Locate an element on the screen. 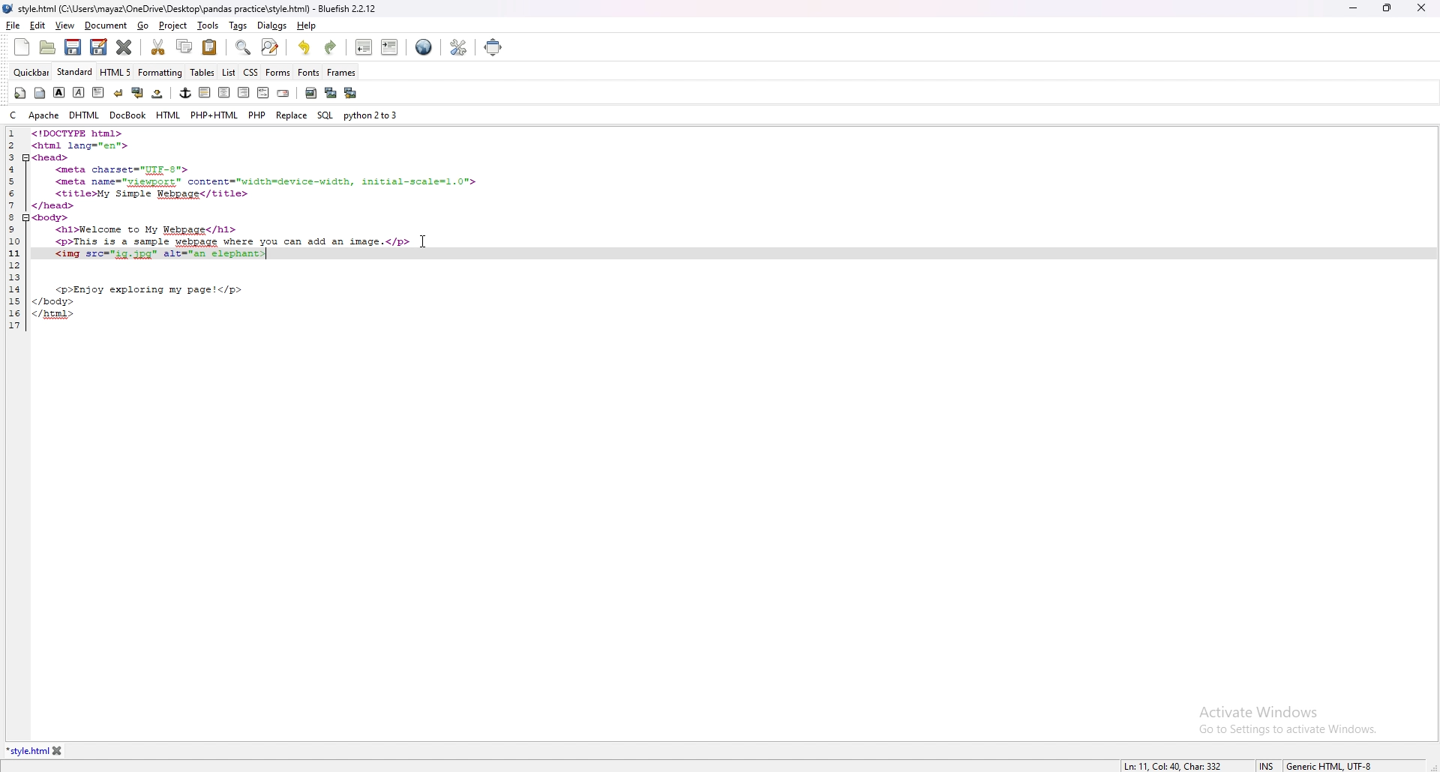  <p>This is a sample webpage where you can add an image.</p> is located at coordinates (232, 243).